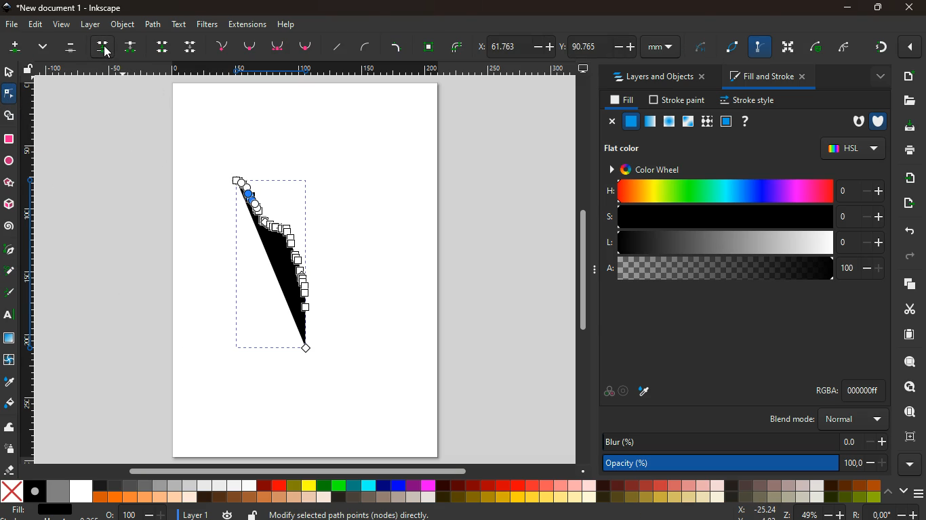  Describe the element at coordinates (904, 309) in the screenshot. I see `cut` at that location.